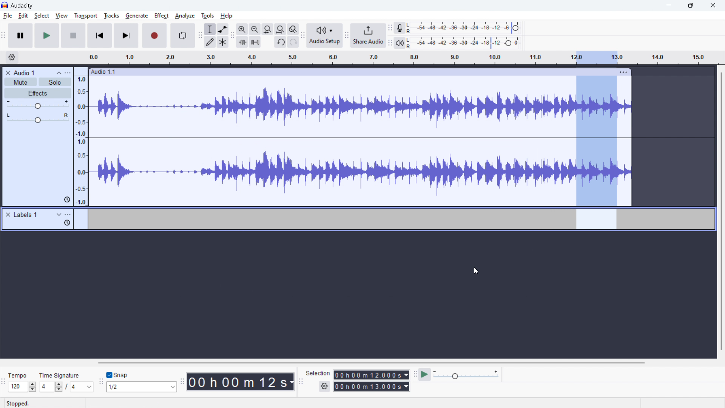 The width and height of the screenshot is (725, 408). Describe the element at coordinates (59, 73) in the screenshot. I see `collapse` at that location.